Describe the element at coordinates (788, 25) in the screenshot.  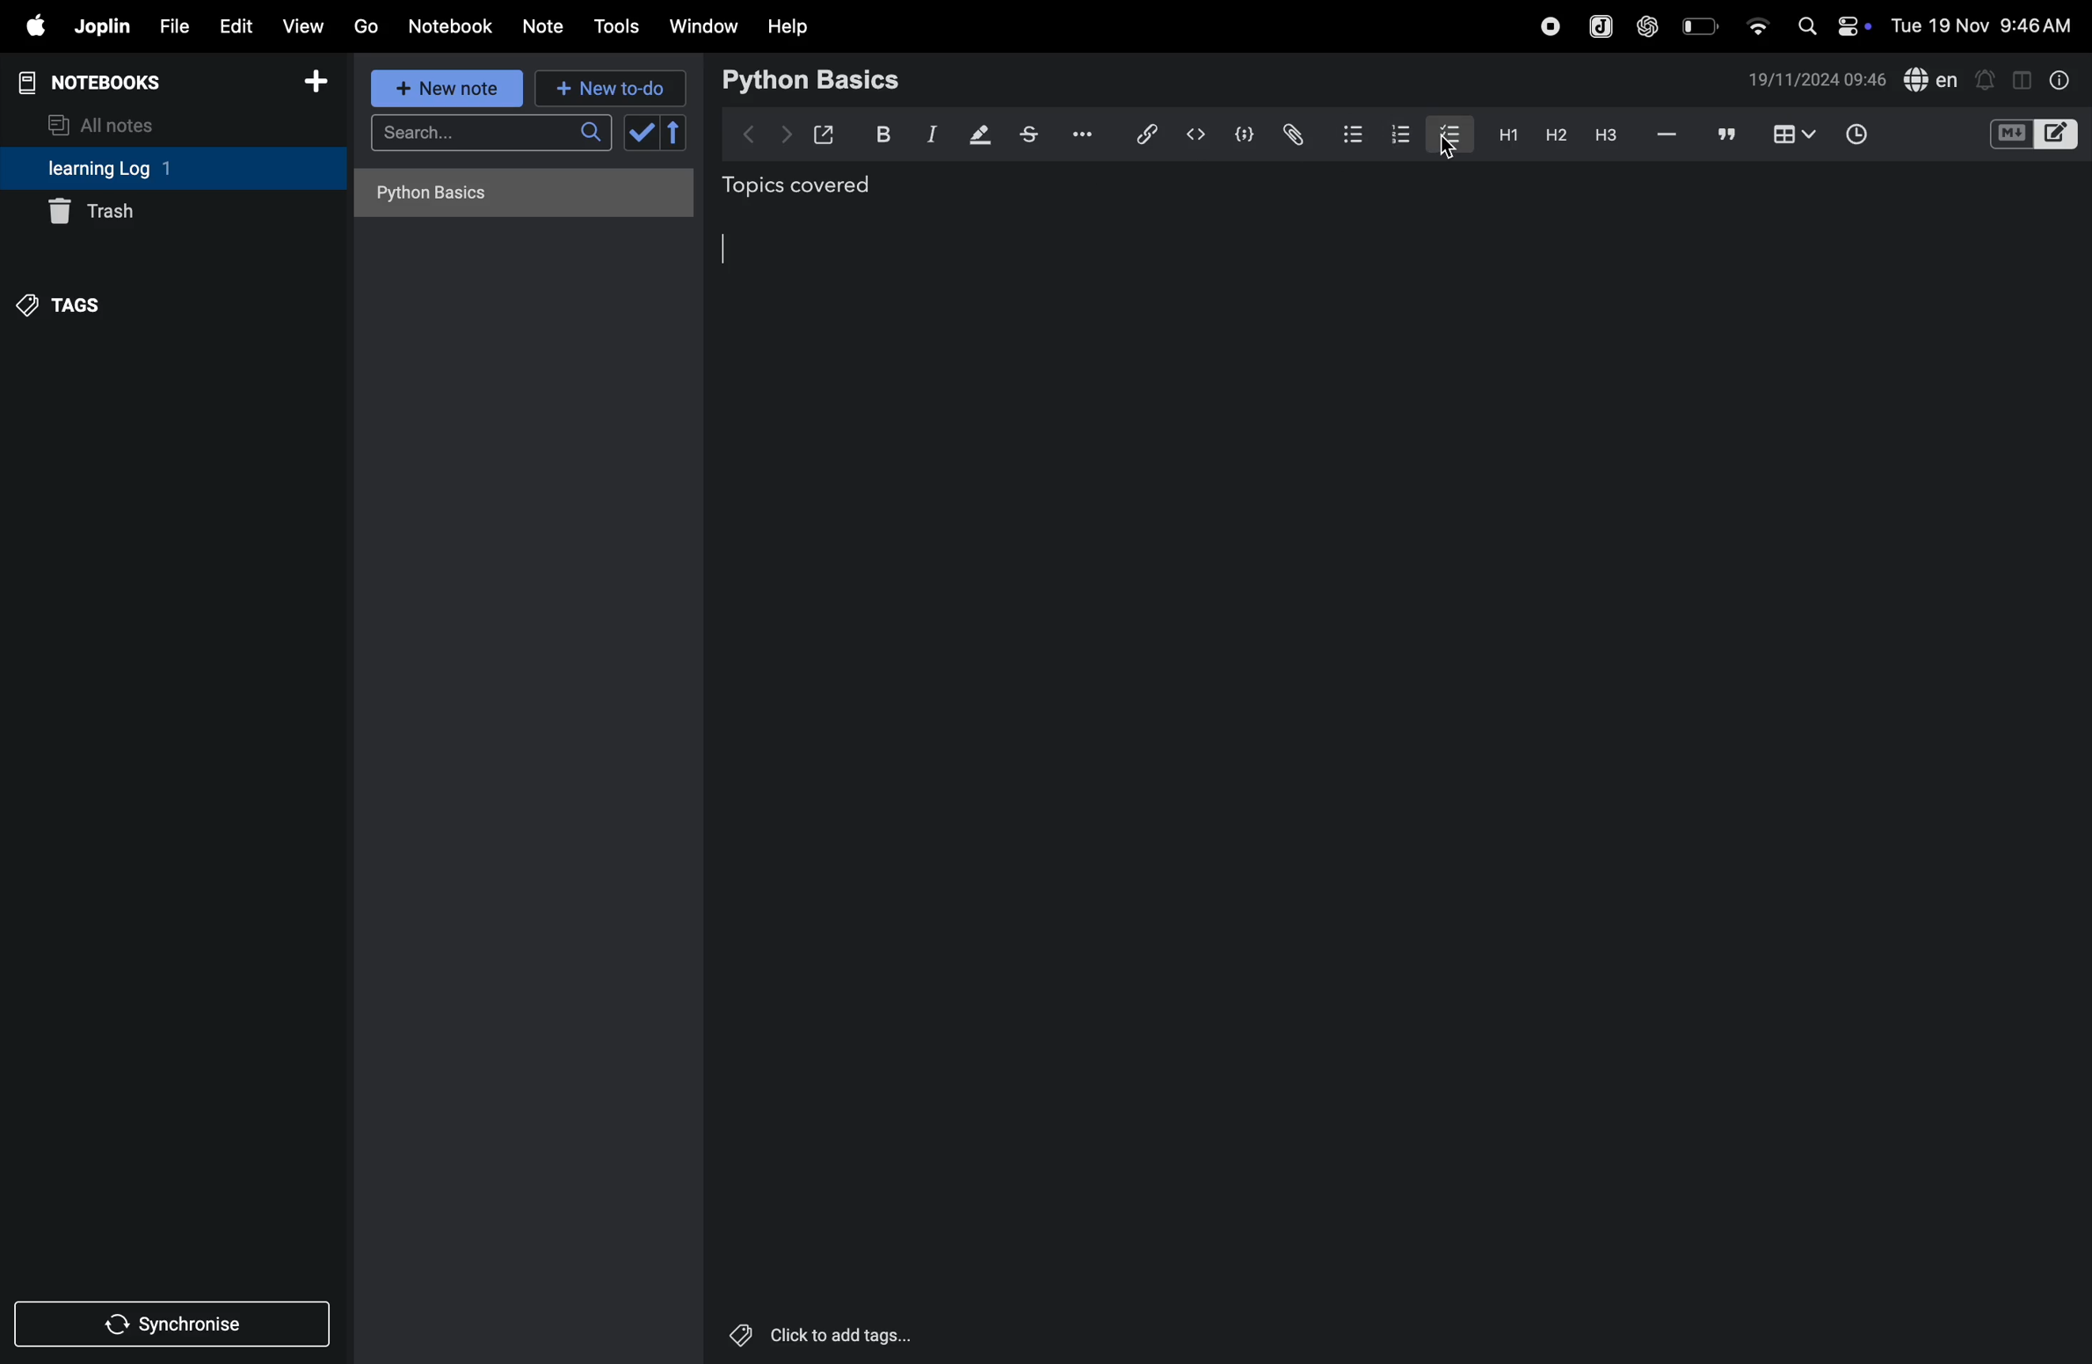
I see `help` at that location.